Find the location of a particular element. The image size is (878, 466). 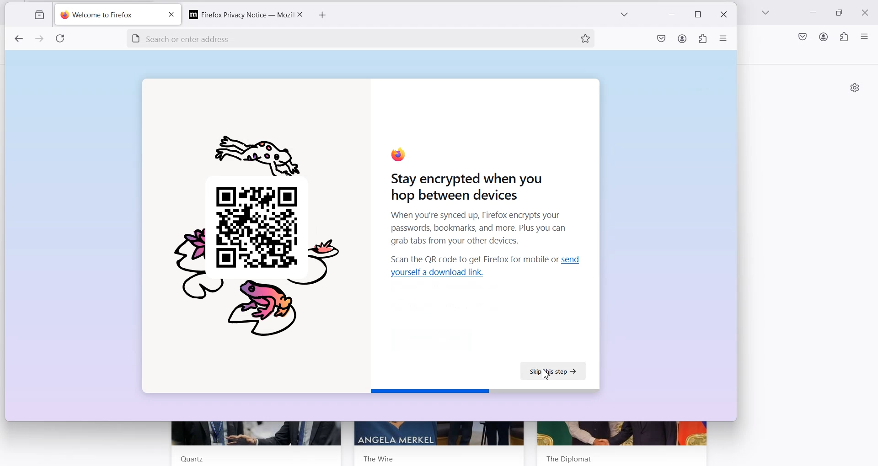

add new tab is located at coordinates (323, 16).